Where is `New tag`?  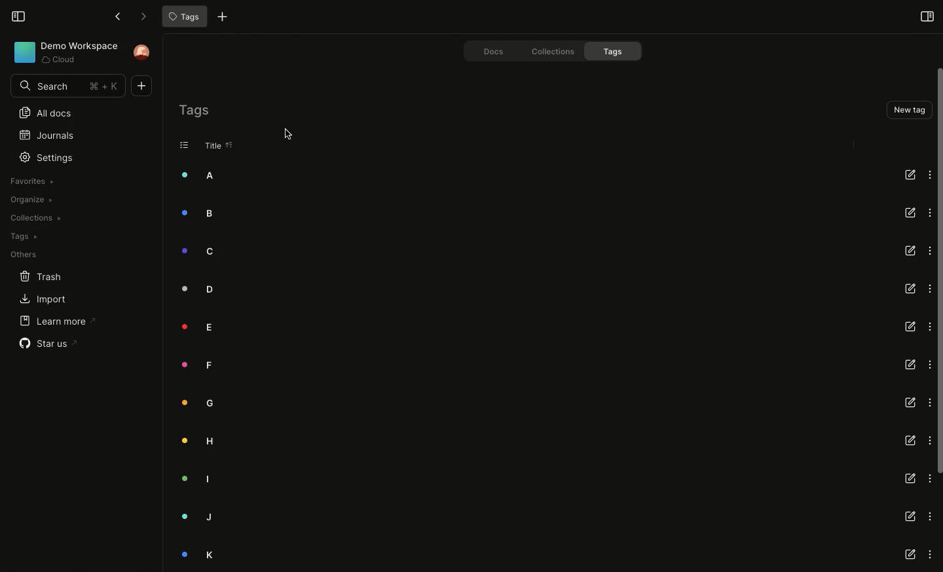 New tag is located at coordinates (908, 109).